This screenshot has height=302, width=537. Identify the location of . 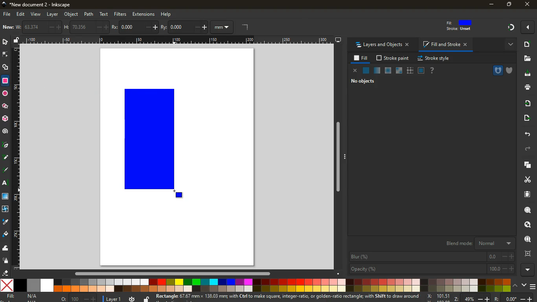
(526, 28).